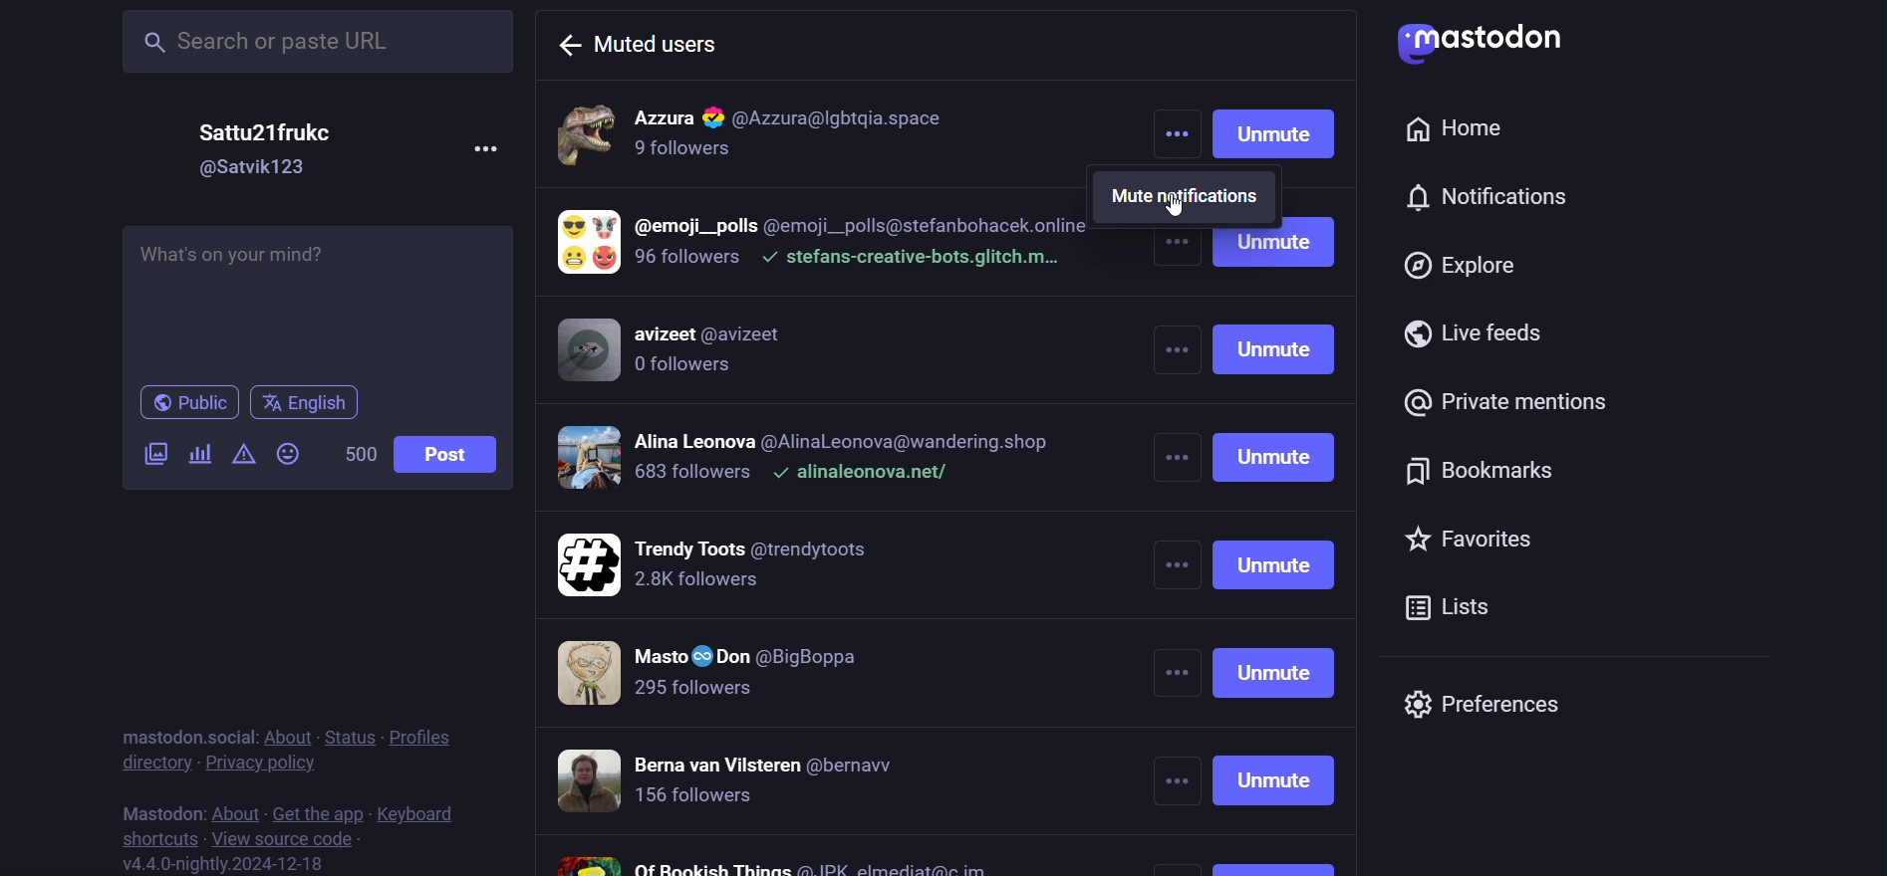  Describe the element at coordinates (1457, 128) in the screenshot. I see `home` at that location.